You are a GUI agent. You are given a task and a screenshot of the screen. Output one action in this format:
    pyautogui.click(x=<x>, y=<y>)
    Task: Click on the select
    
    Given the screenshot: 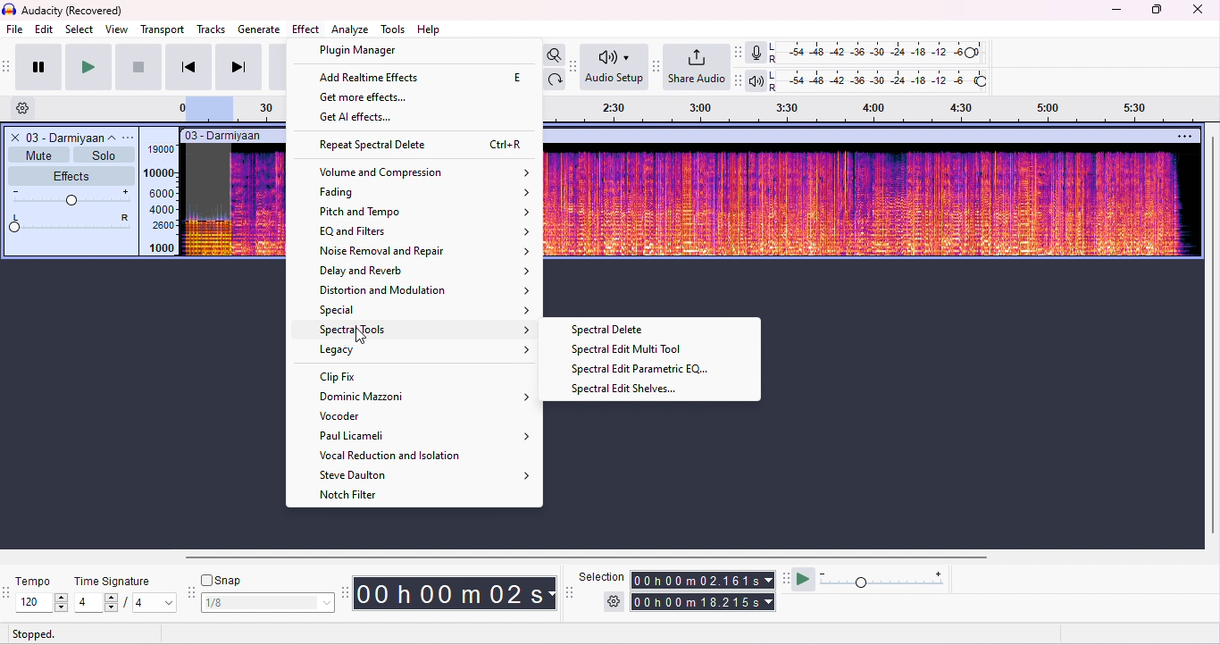 What is the action you would take?
    pyautogui.click(x=81, y=30)
    